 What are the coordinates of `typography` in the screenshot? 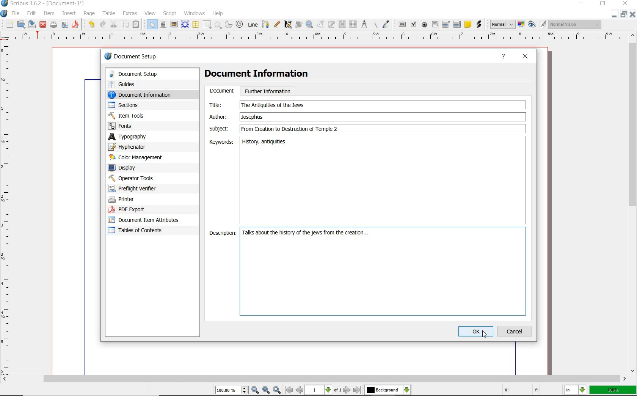 It's located at (138, 137).